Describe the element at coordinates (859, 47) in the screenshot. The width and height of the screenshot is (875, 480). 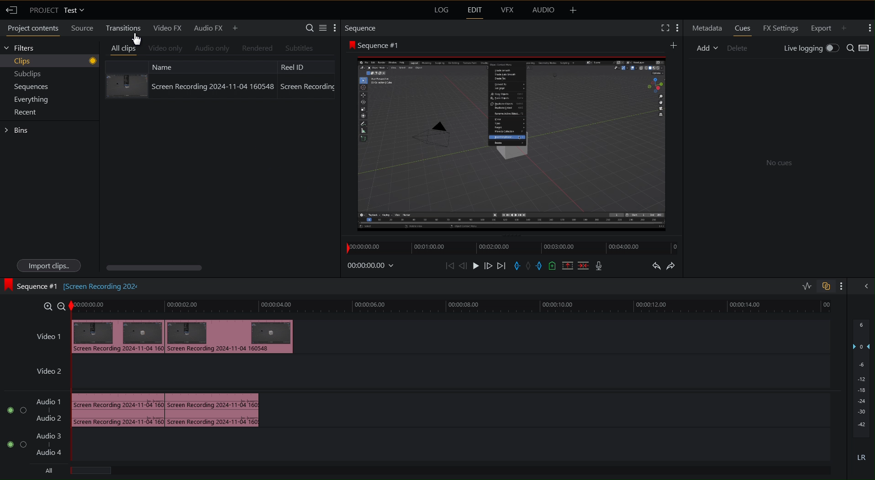
I see `Search` at that location.